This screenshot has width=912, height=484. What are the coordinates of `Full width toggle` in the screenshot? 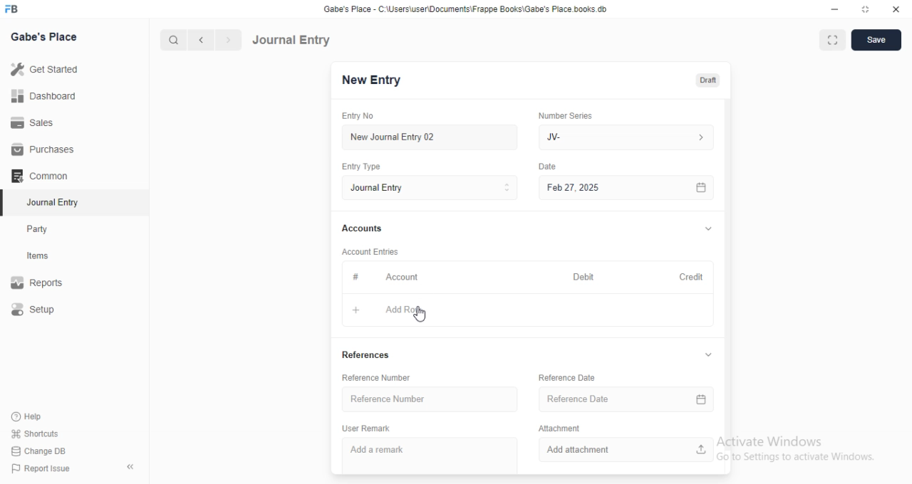 It's located at (831, 41).